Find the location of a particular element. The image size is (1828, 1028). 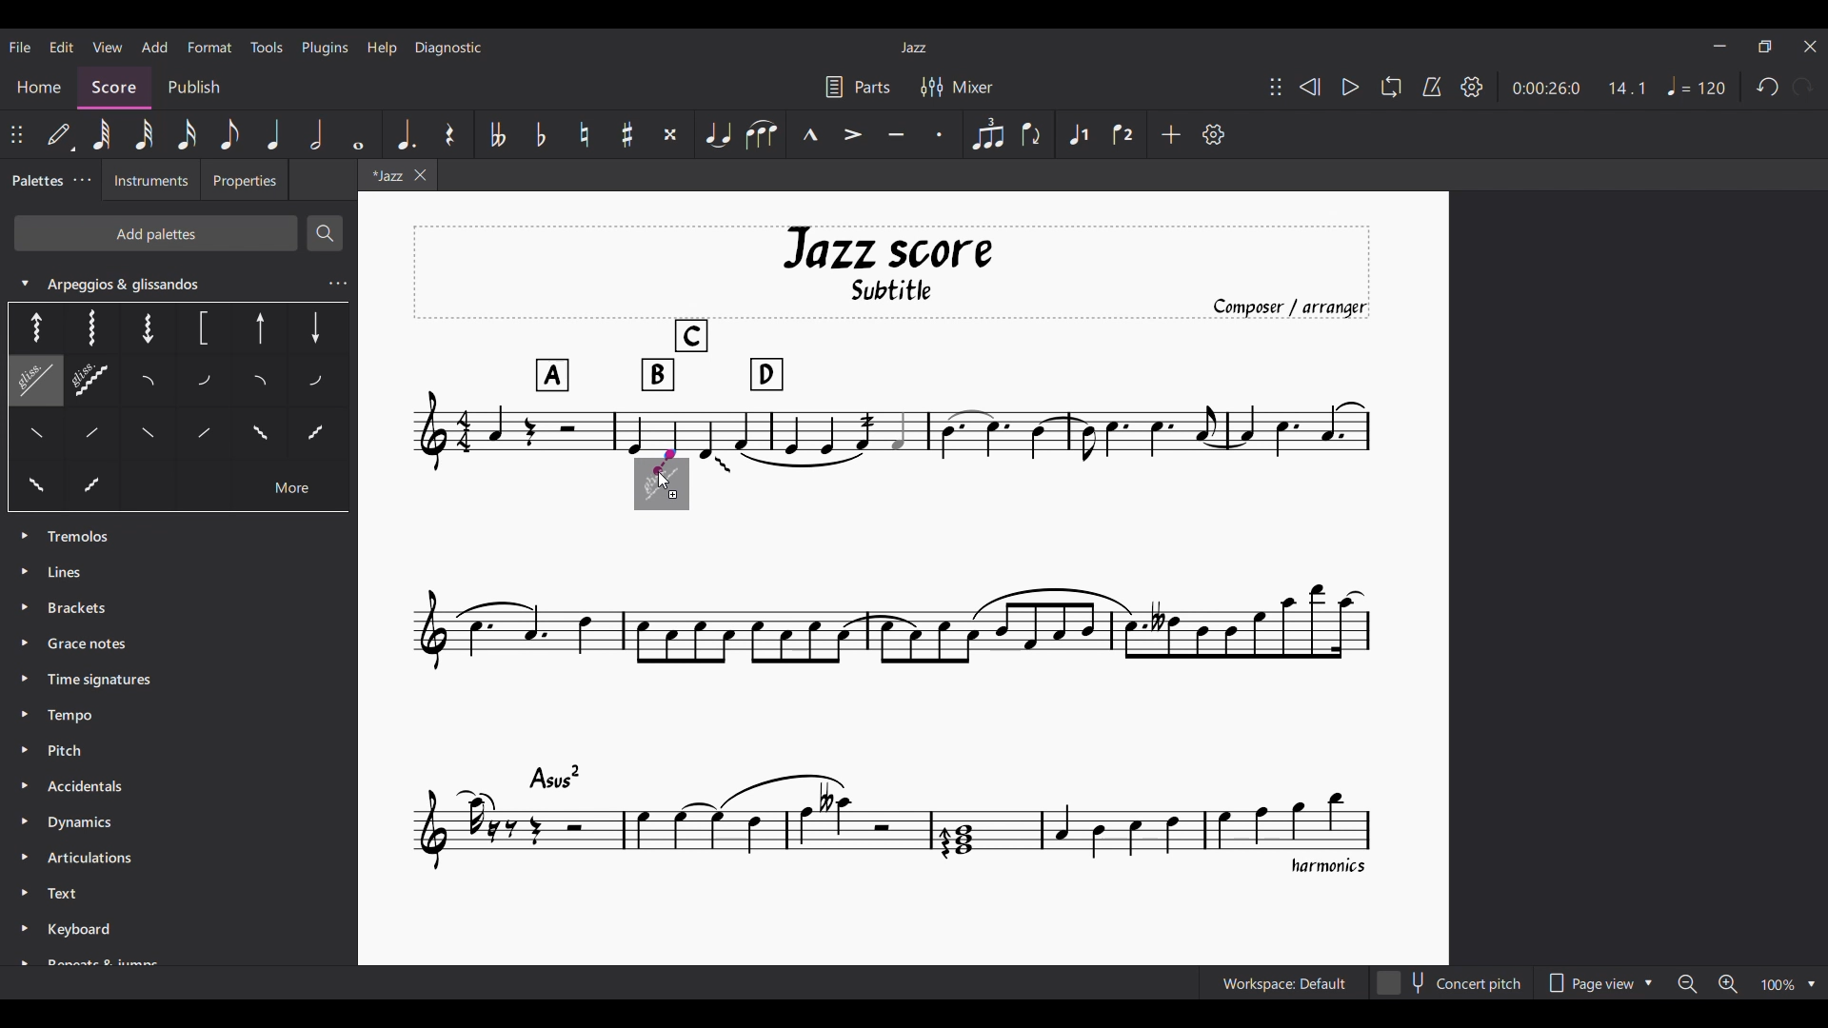

64th note is located at coordinates (101, 133).